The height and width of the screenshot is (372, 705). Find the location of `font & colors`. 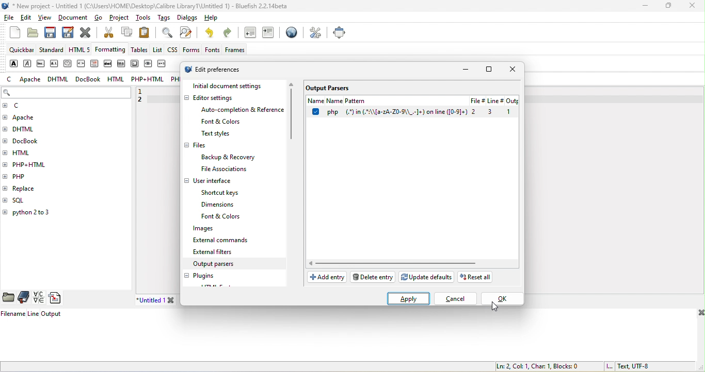

font & colors is located at coordinates (227, 217).